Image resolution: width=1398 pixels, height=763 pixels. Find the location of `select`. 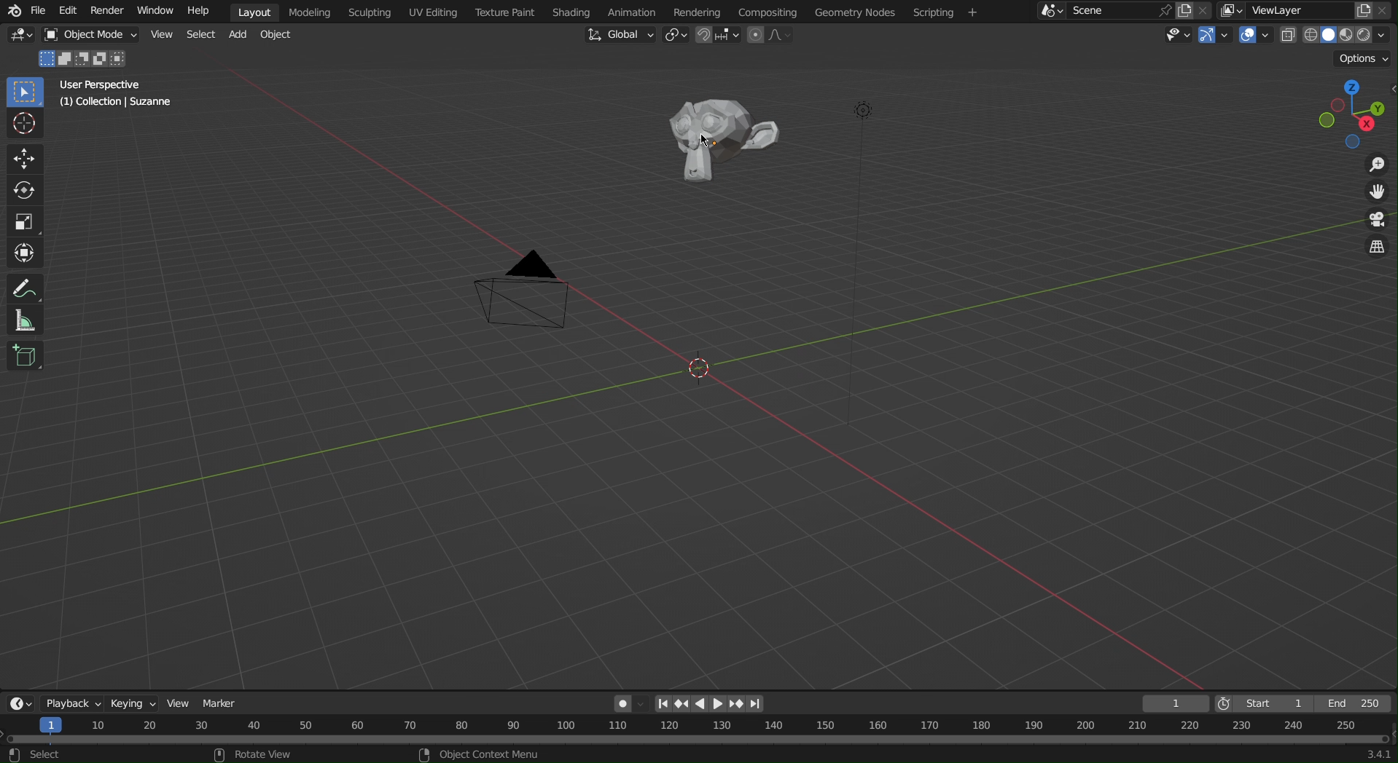

select is located at coordinates (47, 754).